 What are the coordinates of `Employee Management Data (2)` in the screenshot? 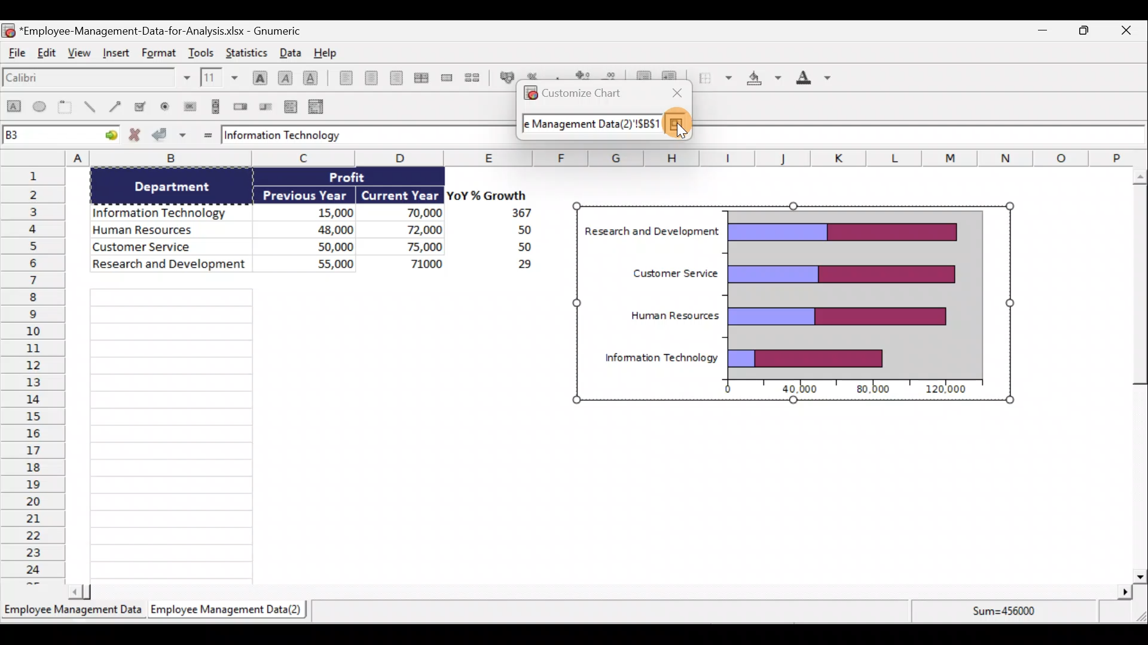 It's located at (229, 609).